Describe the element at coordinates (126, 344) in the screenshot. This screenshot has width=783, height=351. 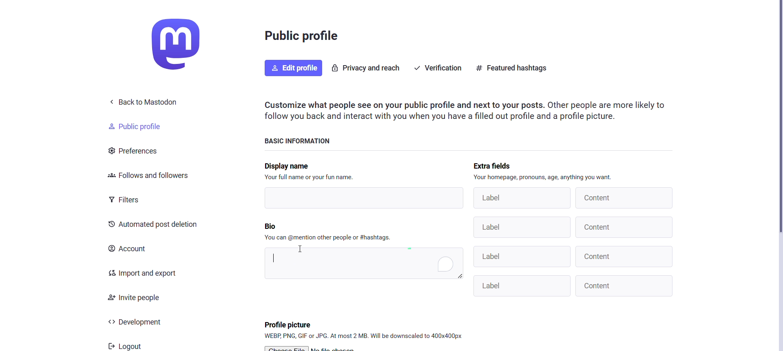
I see `Logout` at that location.